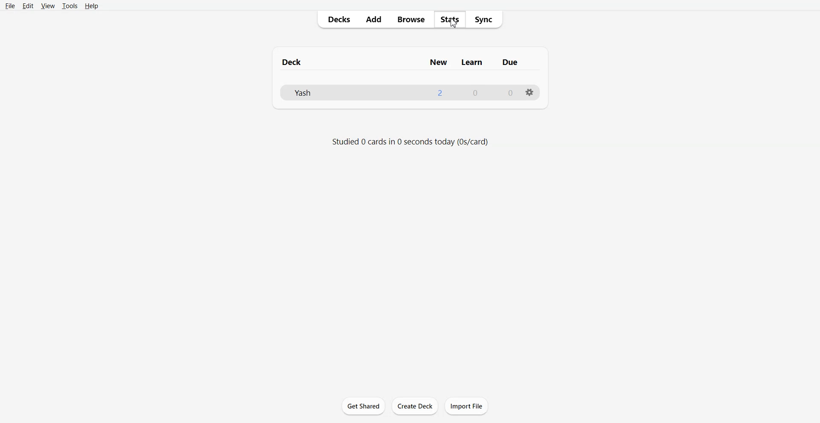  I want to click on deck, so click(296, 61).